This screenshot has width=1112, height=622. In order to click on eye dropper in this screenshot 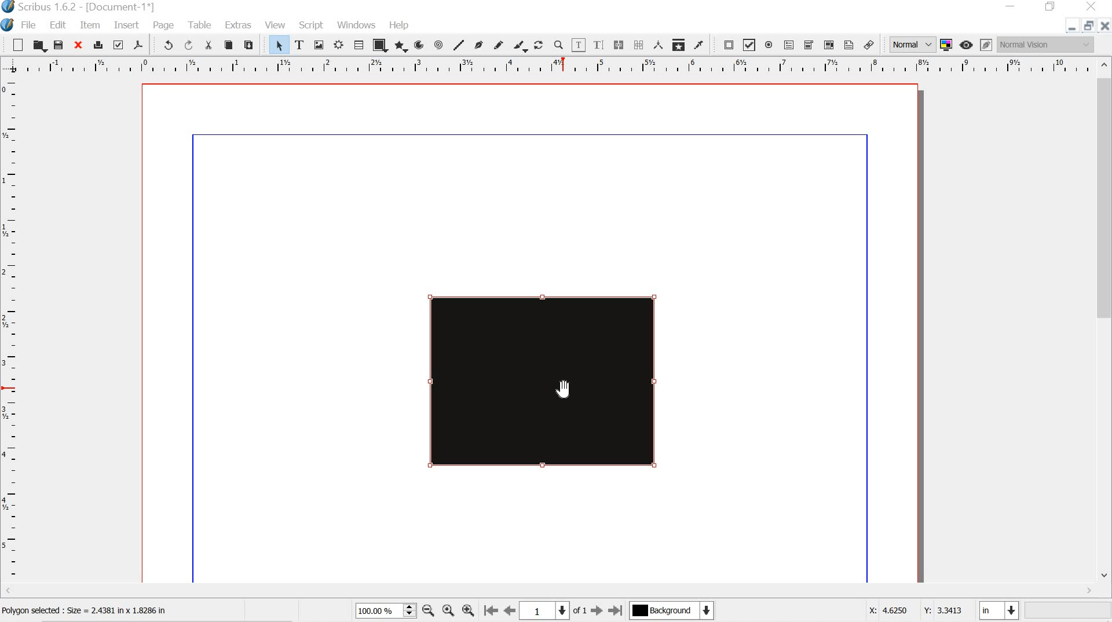, I will do `click(699, 44)`.